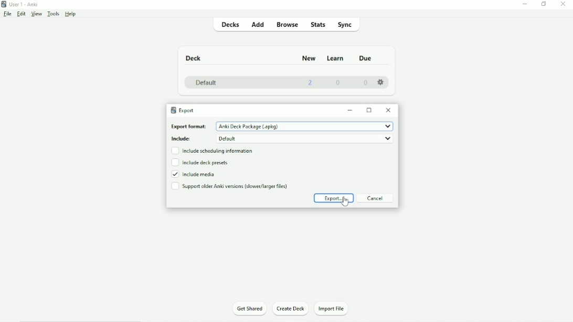 The height and width of the screenshot is (322, 573). Describe the element at coordinates (285, 24) in the screenshot. I see `Browse` at that location.